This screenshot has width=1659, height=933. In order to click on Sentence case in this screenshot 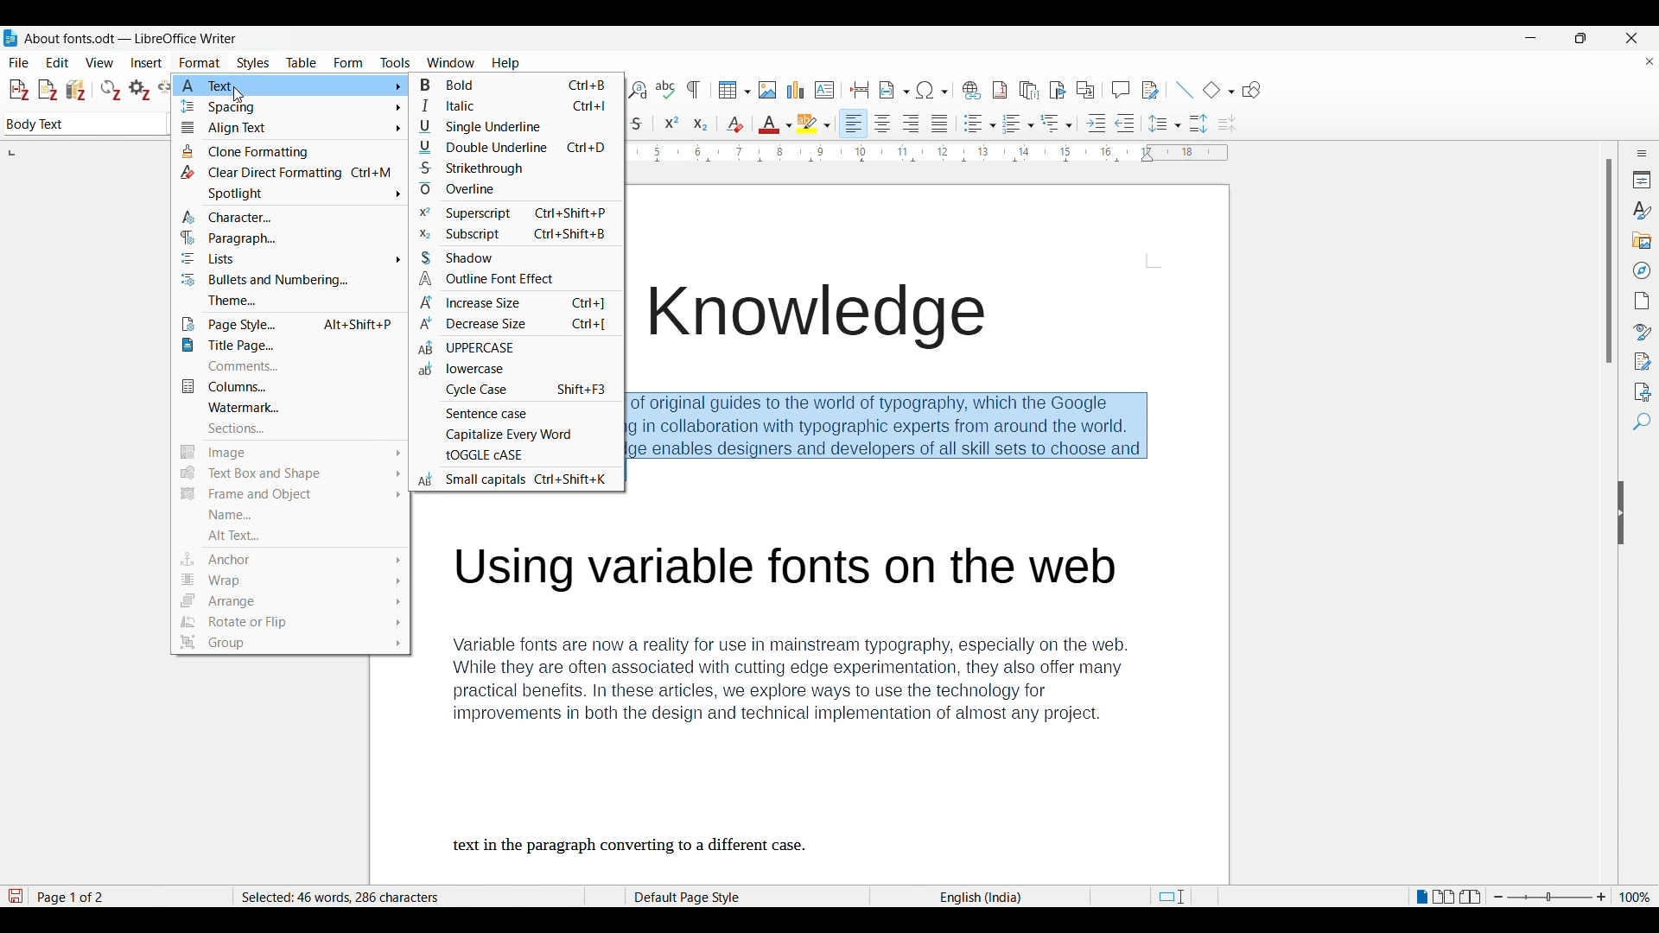, I will do `click(479, 415)`.